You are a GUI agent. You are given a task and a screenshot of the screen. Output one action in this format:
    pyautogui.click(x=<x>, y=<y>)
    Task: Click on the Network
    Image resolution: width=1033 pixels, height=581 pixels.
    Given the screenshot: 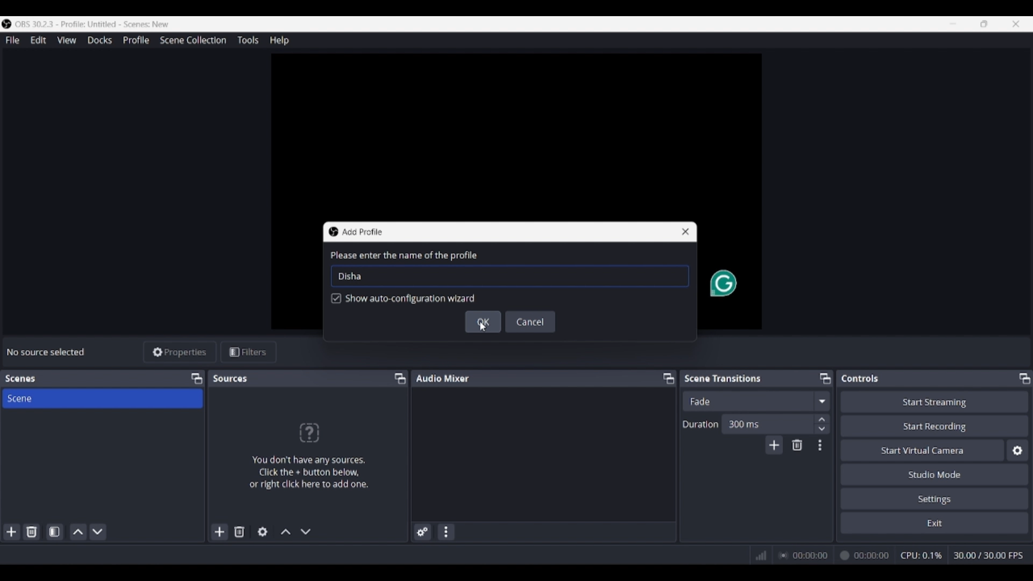 What is the action you would take?
    pyautogui.click(x=757, y=554)
    